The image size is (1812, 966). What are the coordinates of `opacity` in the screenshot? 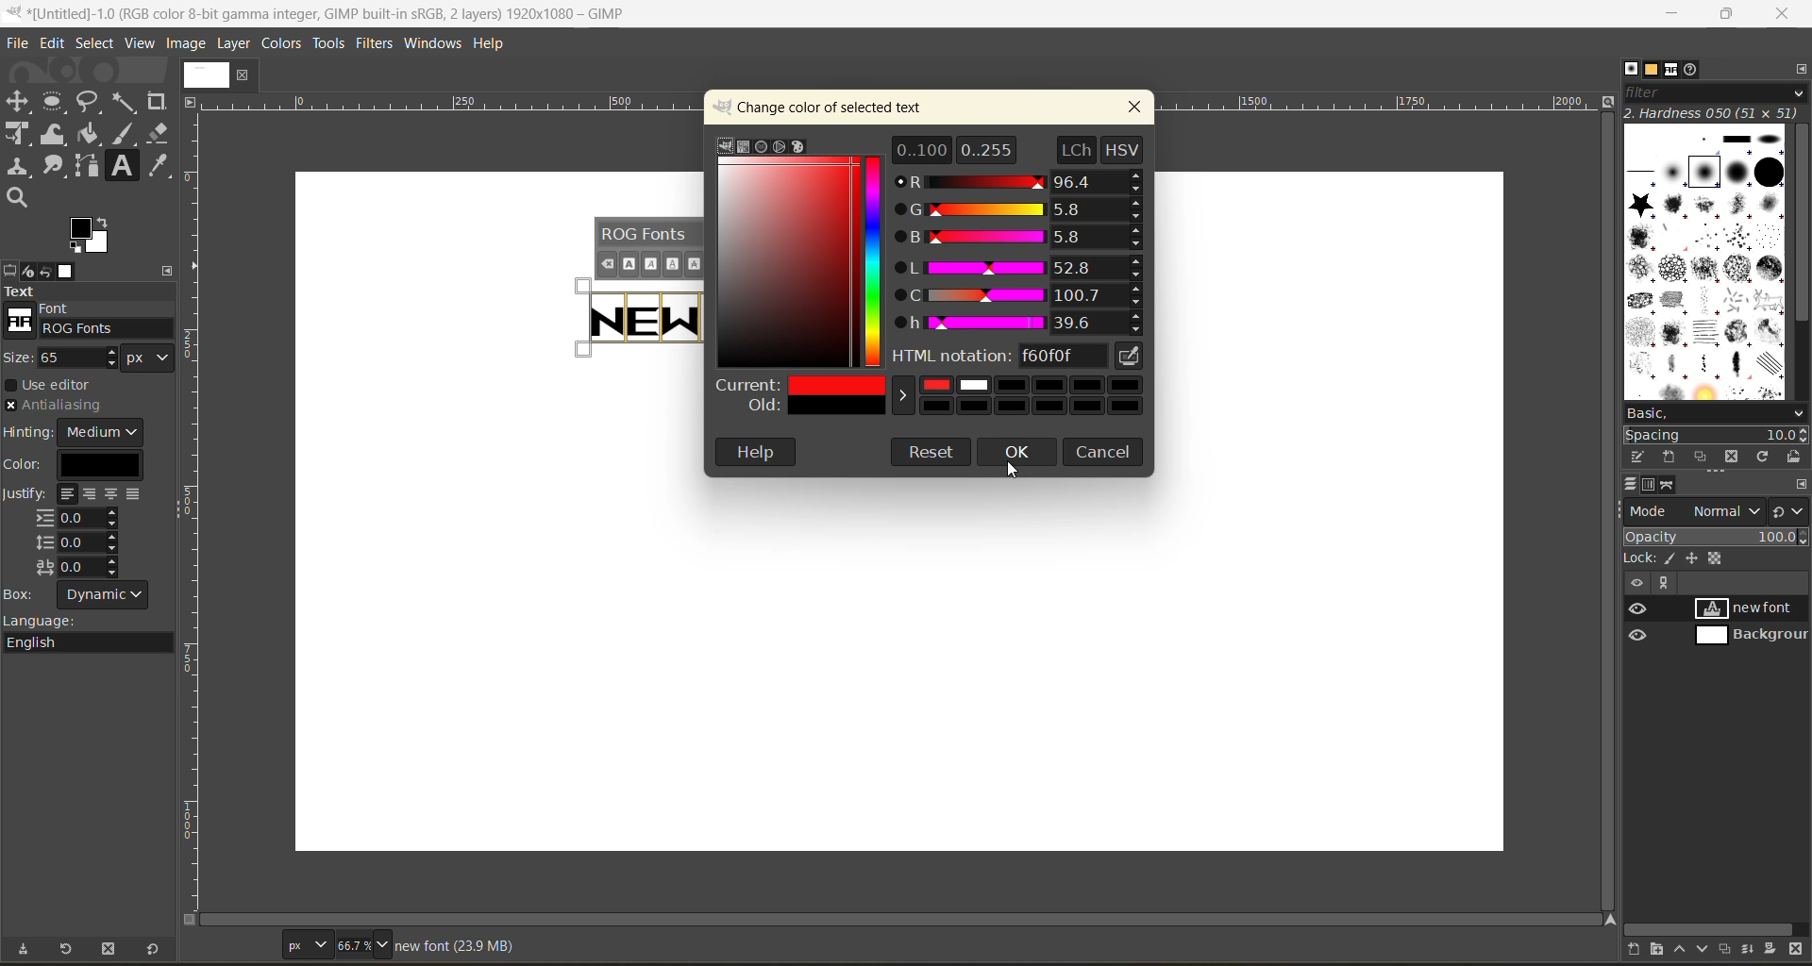 It's located at (1717, 540).